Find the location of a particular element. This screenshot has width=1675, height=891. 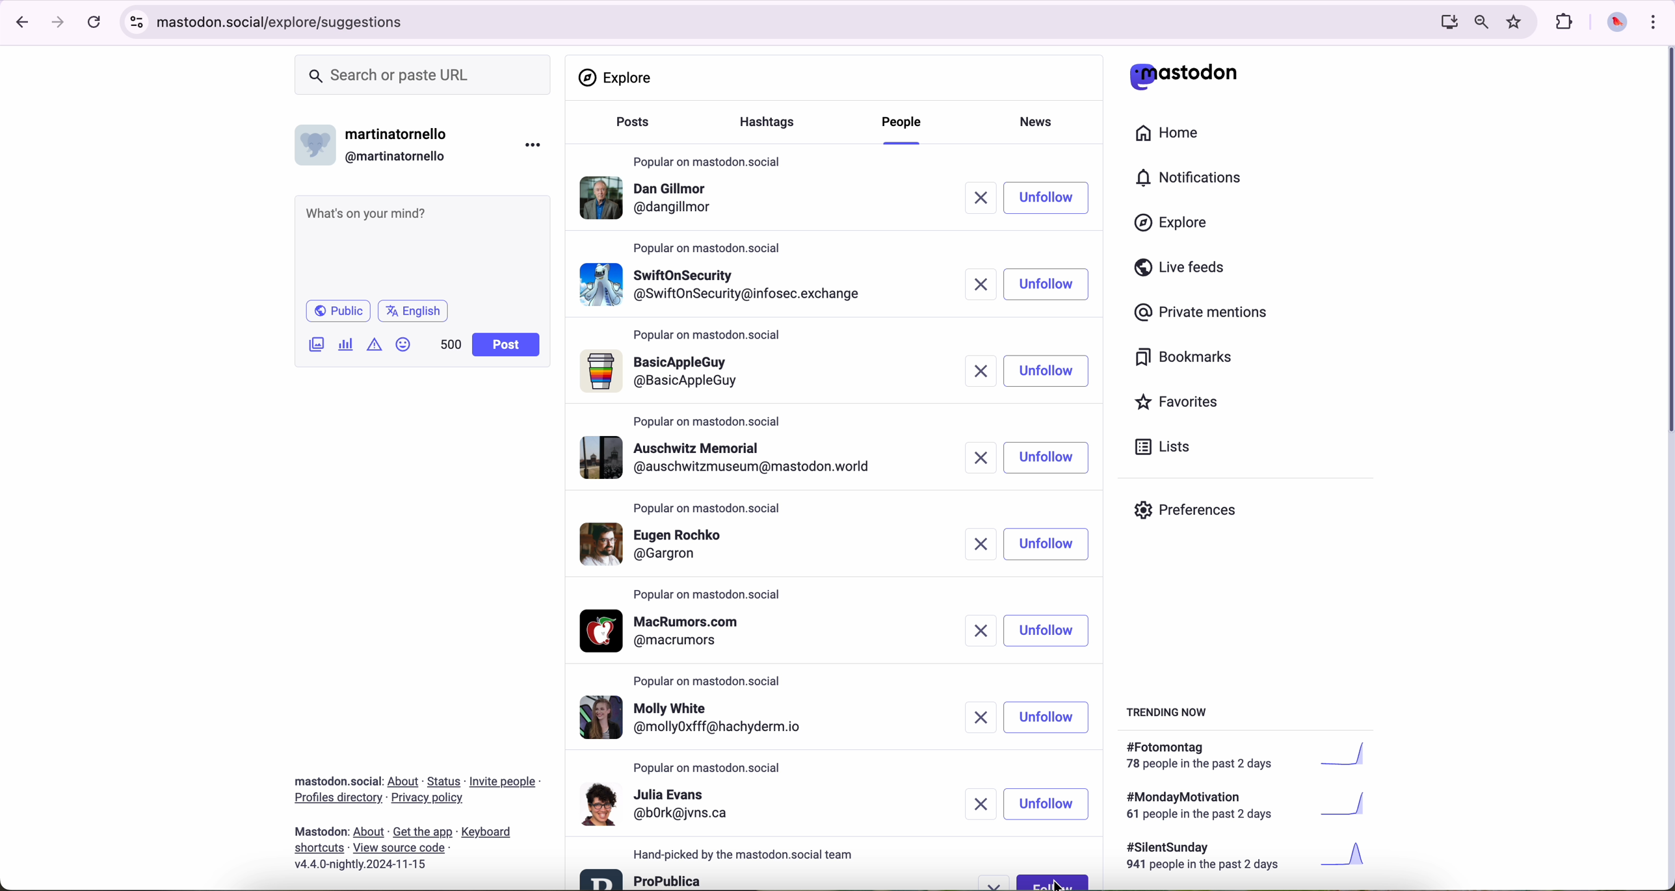

popular on mastodon.social is located at coordinates (709, 336).